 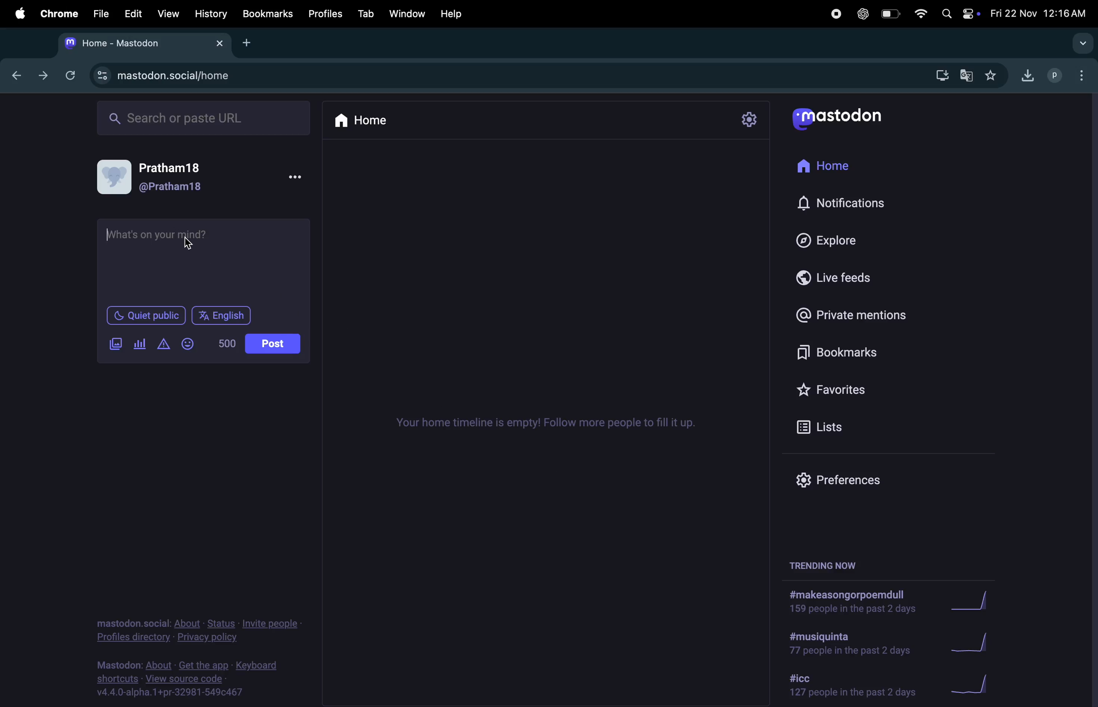 What do you see at coordinates (192, 679) in the screenshot?
I see `source code` at bounding box center [192, 679].